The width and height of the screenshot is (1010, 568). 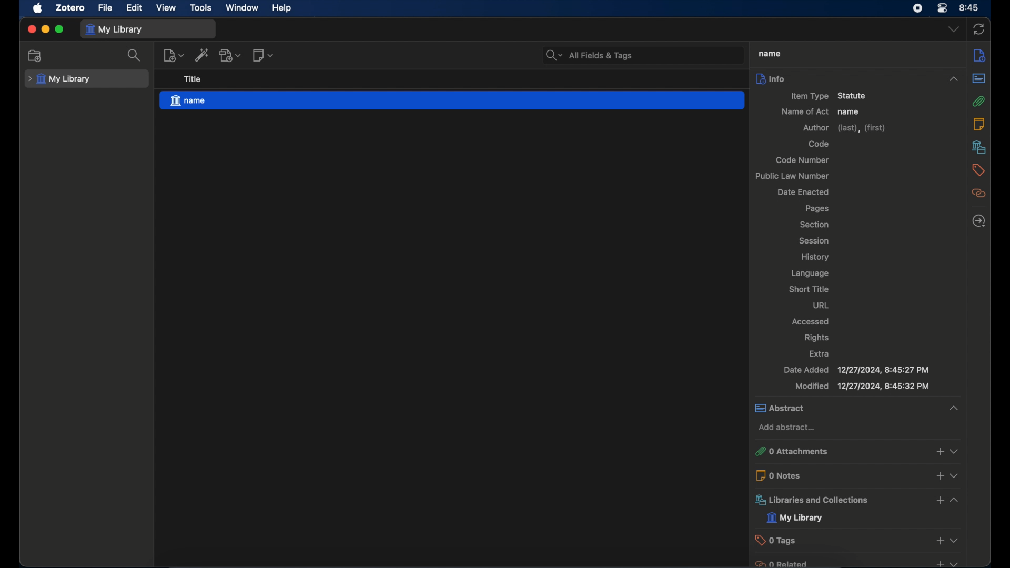 What do you see at coordinates (60, 30) in the screenshot?
I see `maximize` at bounding box center [60, 30].